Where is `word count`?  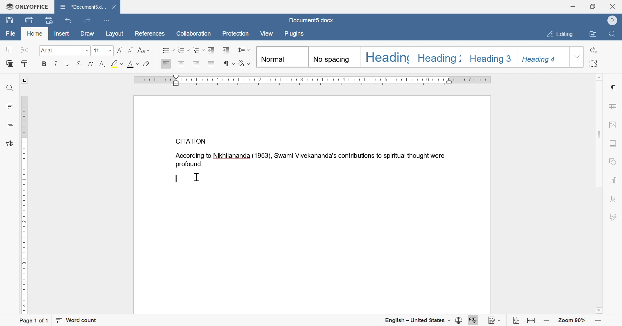
word count is located at coordinates (77, 321).